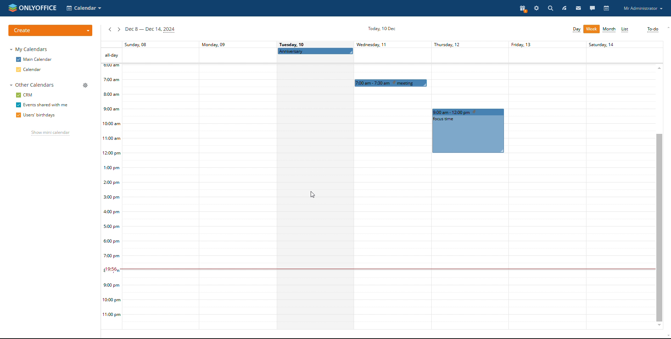 This screenshot has width=671, height=339. I want to click on create, so click(50, 30).